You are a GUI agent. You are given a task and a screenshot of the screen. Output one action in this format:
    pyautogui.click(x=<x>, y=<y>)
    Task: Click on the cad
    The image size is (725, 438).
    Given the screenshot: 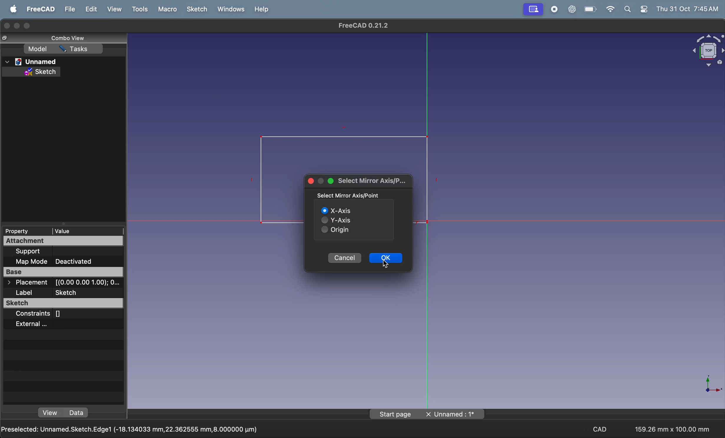 What is the action you would take?
    pyautogui.click(x=597, y=427)
    